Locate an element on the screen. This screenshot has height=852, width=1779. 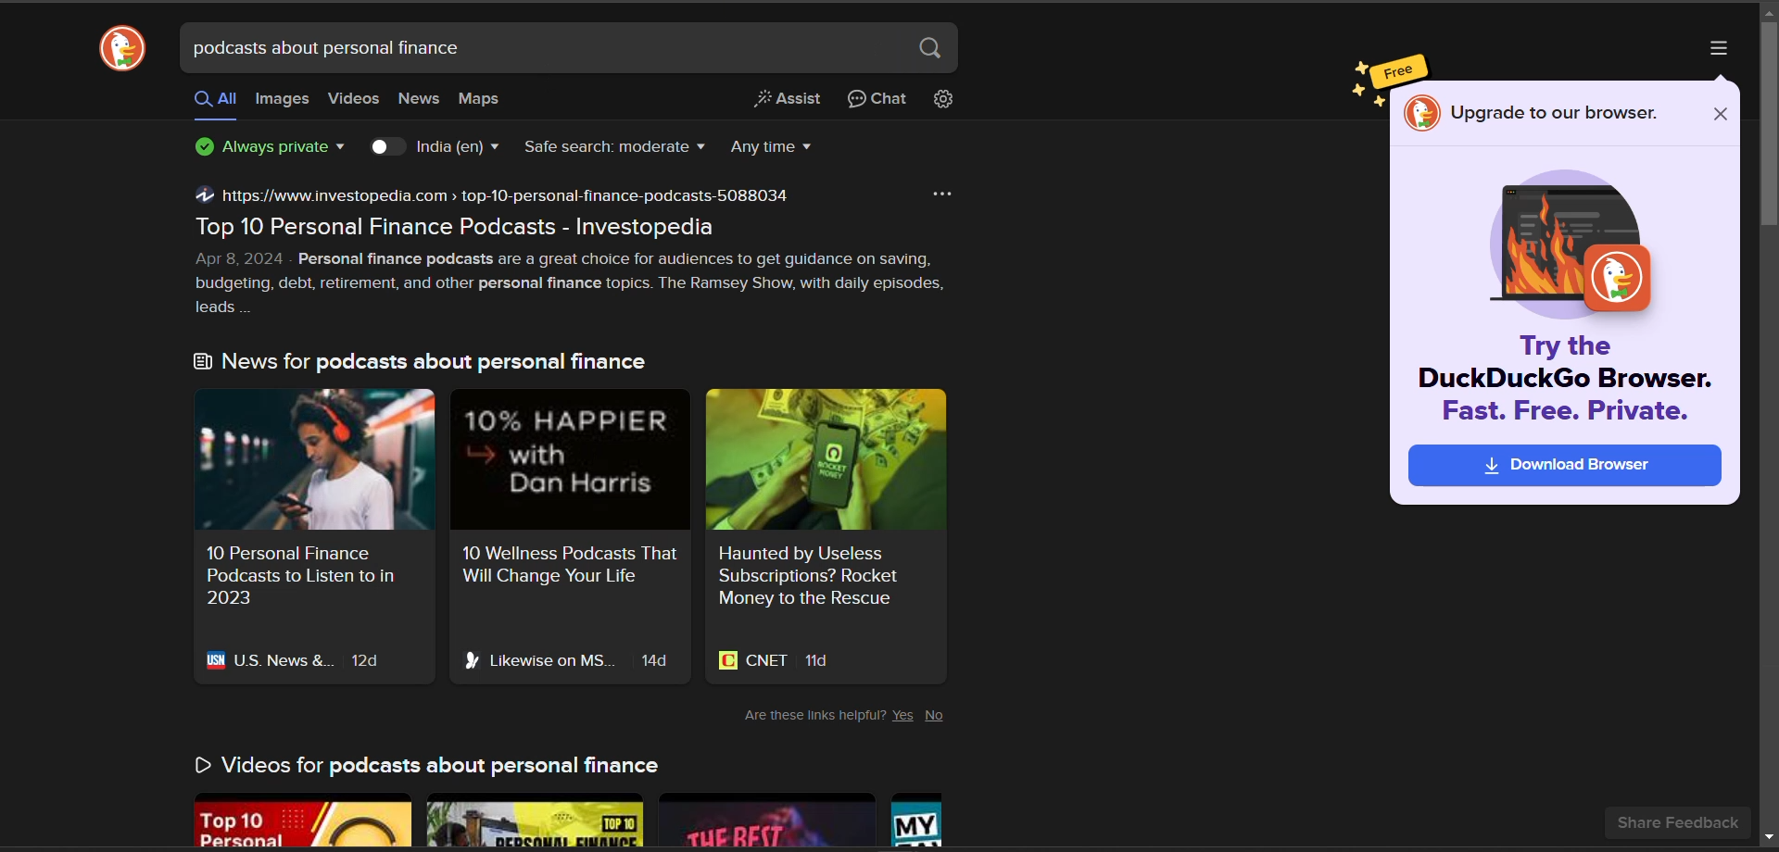
results timeline filter is located at coordinates (778, 148).